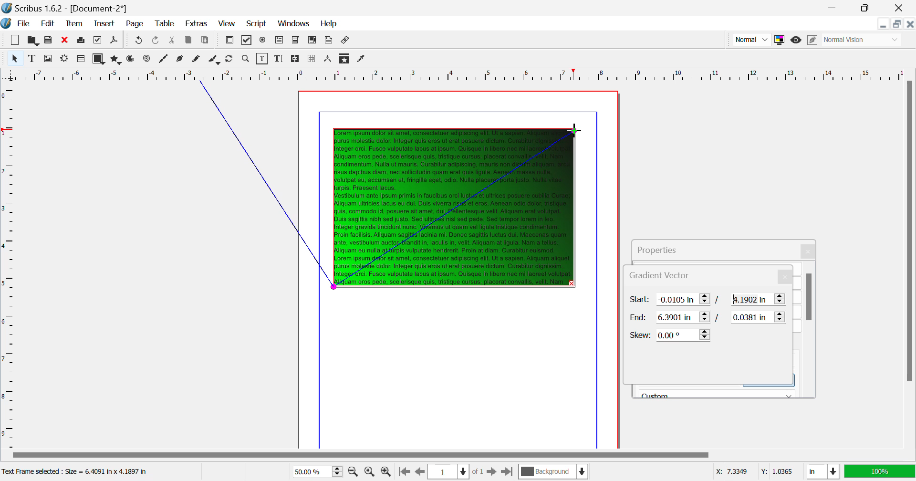 The width and height of the screenshot is (916, 481). I want to click on Pdf Checkbox, so click(247, 42).